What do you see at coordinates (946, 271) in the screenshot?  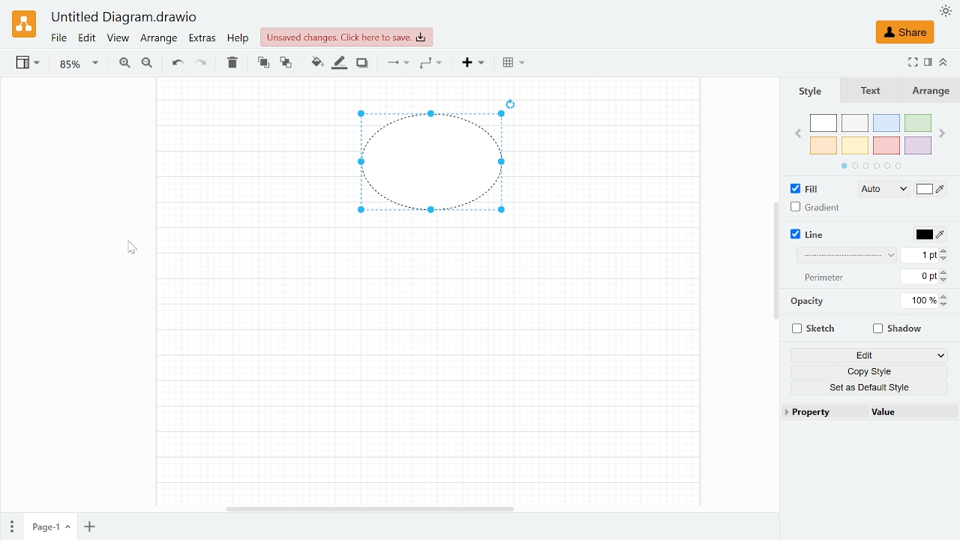 I see `Increase perimeter` at bounding box center [946, 271].